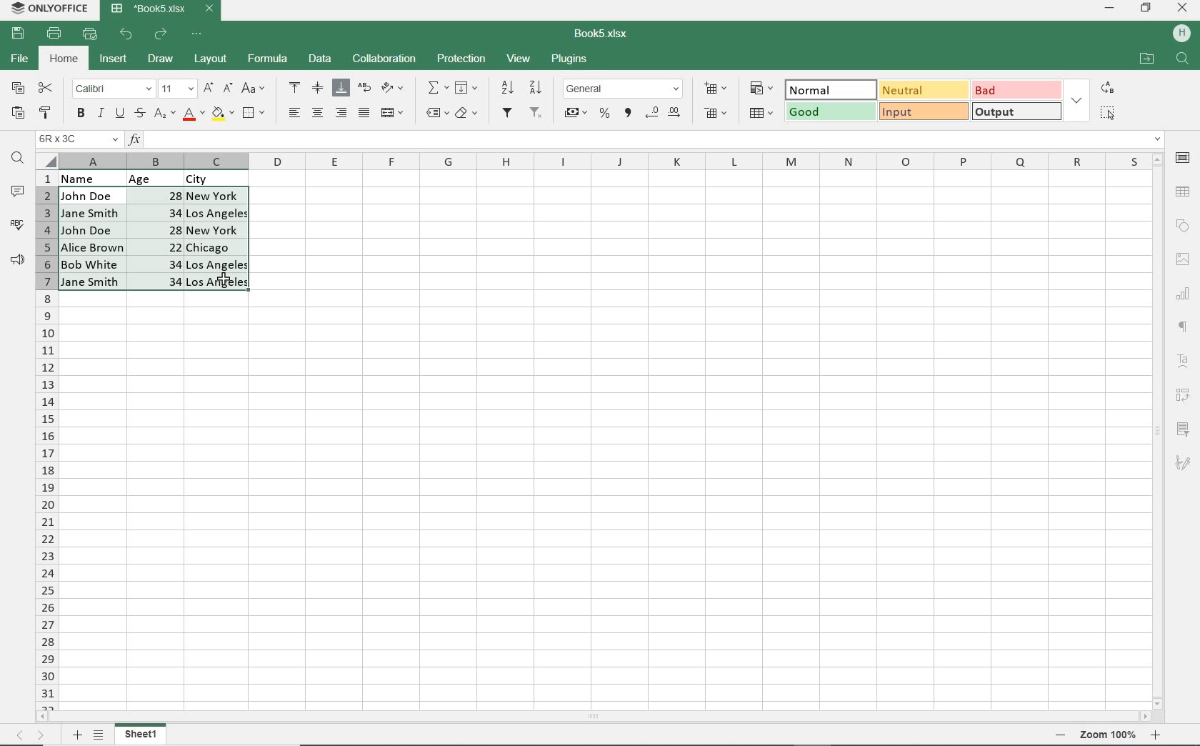 This screenshot has height=746, width=1200. Describe the element at coordinates (1106, 87) in the screenshot. I see `REPLACE` at that location.